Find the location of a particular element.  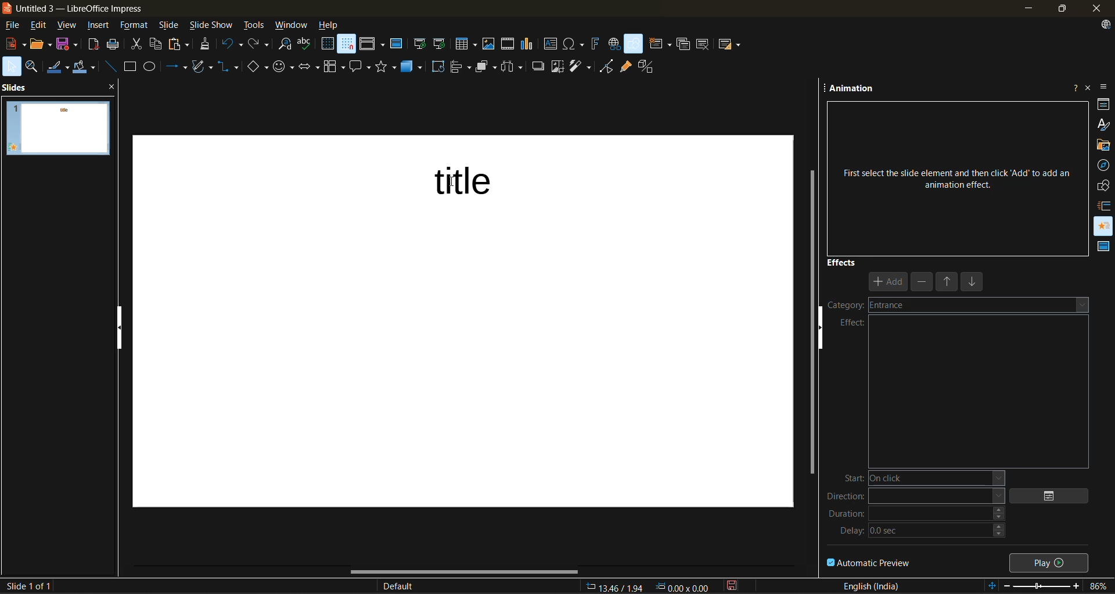

move down is located at coordinates (974, 284).